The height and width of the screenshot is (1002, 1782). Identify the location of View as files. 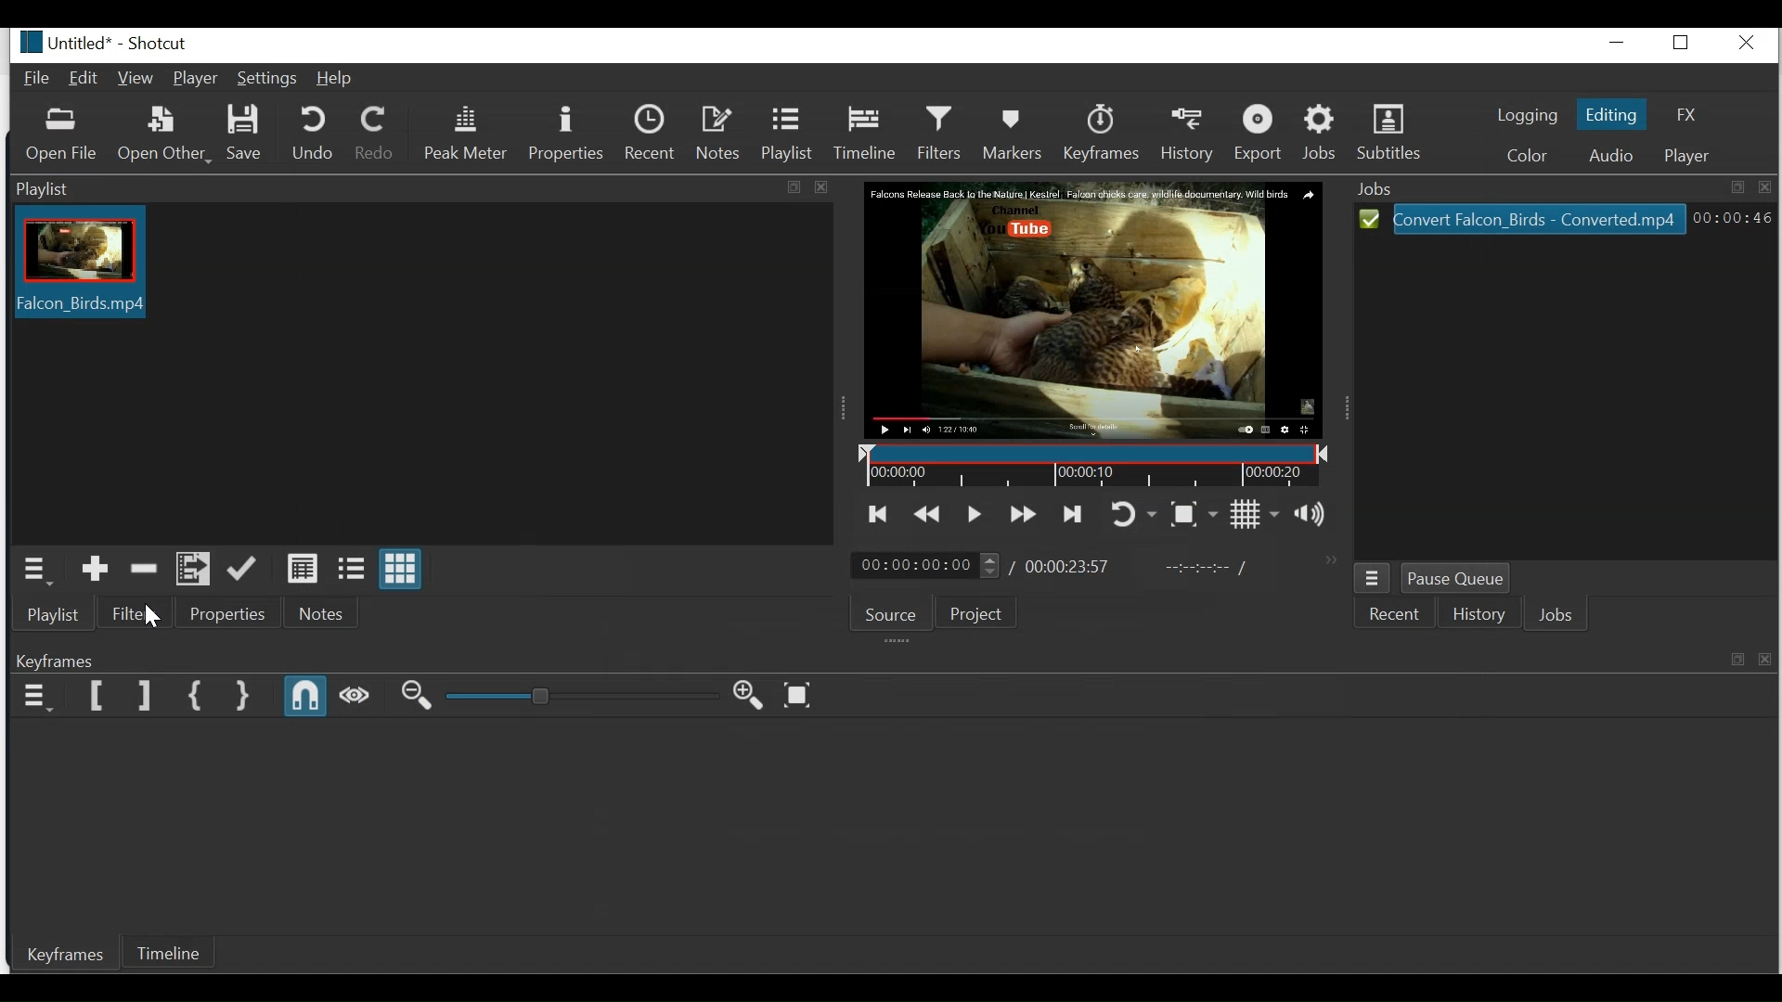
(350, 570).